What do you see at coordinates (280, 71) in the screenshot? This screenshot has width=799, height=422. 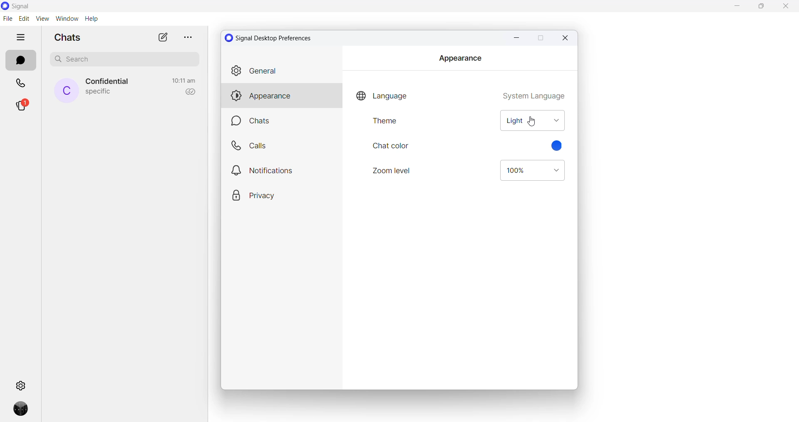 I see `general` at bounding box center [280, 71].